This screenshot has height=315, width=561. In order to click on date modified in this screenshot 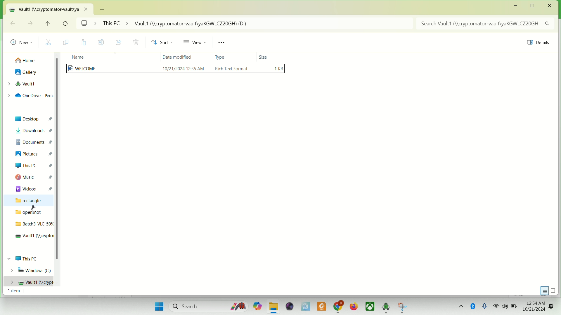, I will do `click(176, 58)`.